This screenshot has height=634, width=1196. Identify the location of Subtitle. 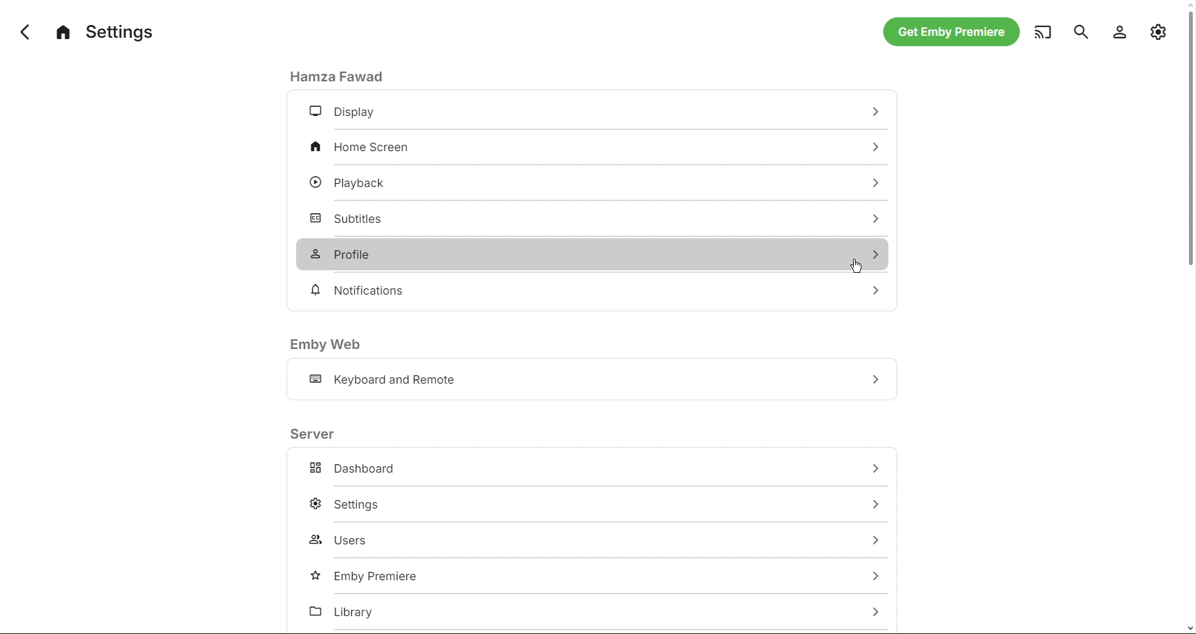
(348, 216).